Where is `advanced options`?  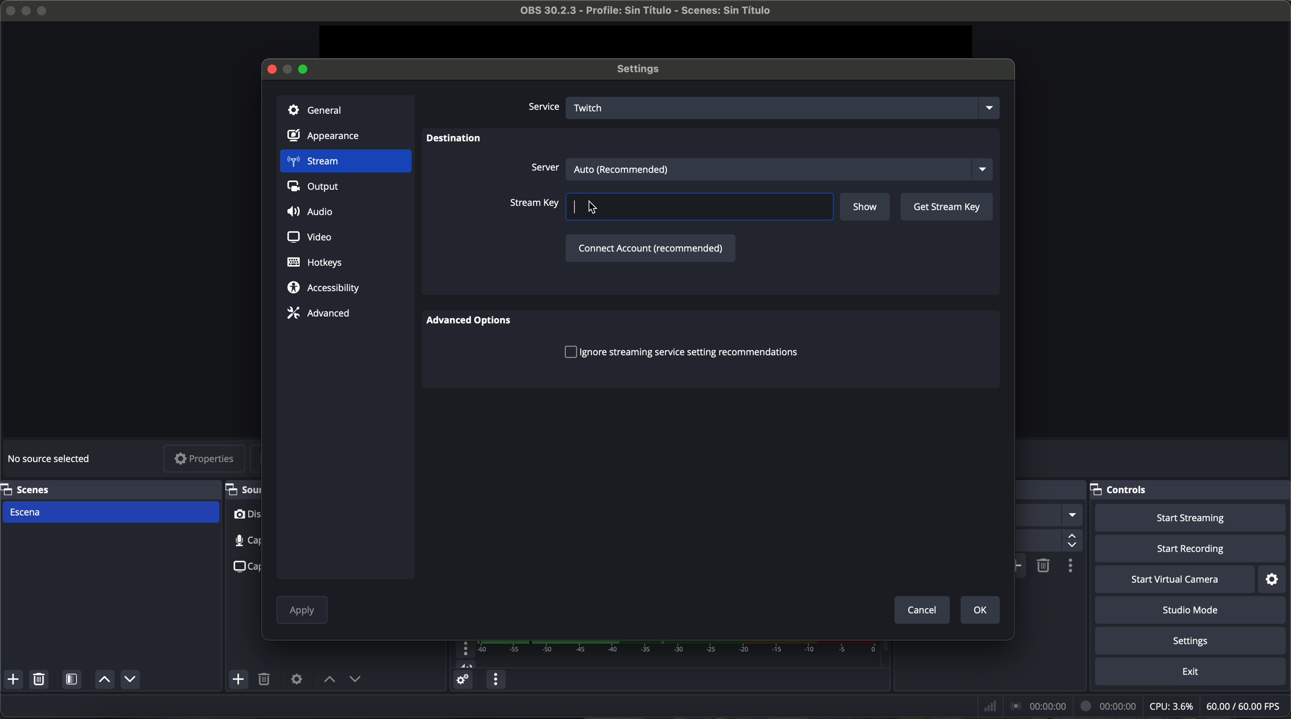
advanced options is located at coordinates (475, 322).